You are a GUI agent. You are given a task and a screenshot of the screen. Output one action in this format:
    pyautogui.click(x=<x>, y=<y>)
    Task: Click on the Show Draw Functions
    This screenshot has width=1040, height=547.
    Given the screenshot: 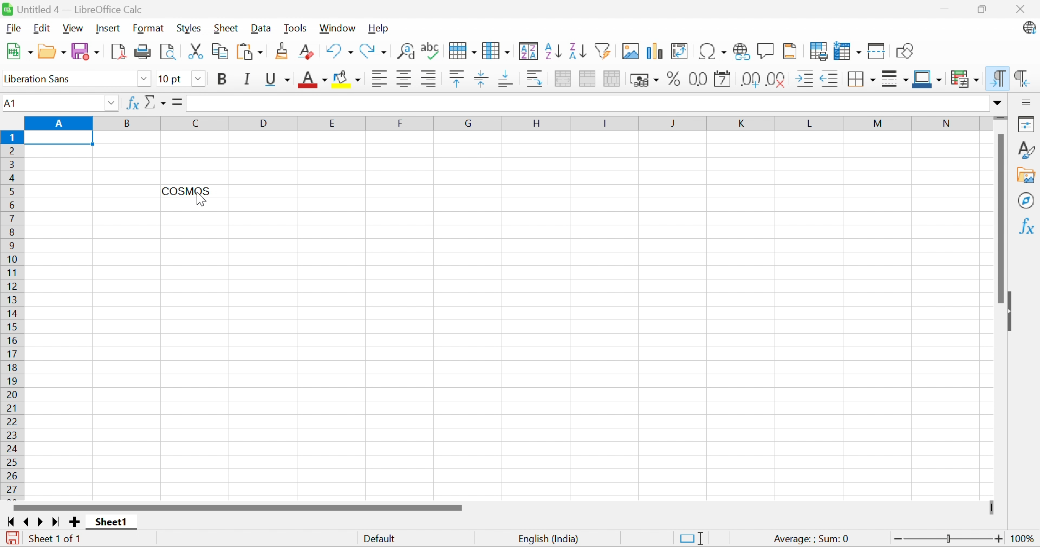 What is the action you would take?
    pyautogui.click(x=905, y=50)
    